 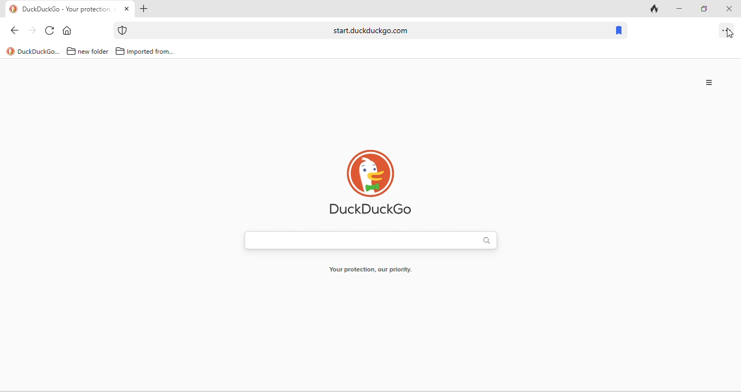 I want to click on logo, so click(x=14, y=9).